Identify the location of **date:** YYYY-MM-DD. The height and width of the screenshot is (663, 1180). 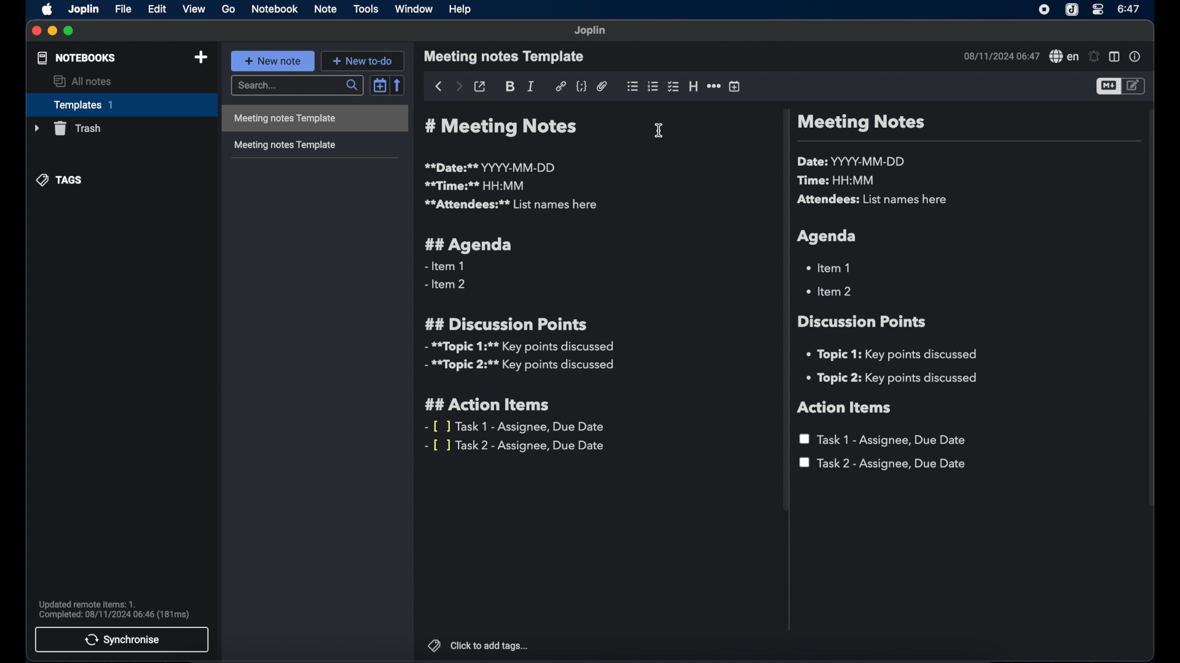
(492, 167).